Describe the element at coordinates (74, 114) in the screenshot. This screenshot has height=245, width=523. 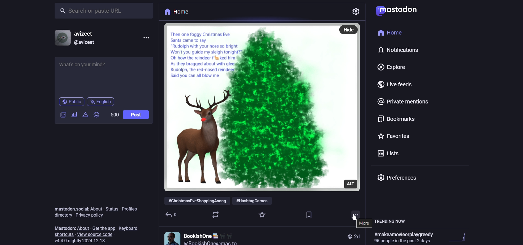
I see `poll` at that location.